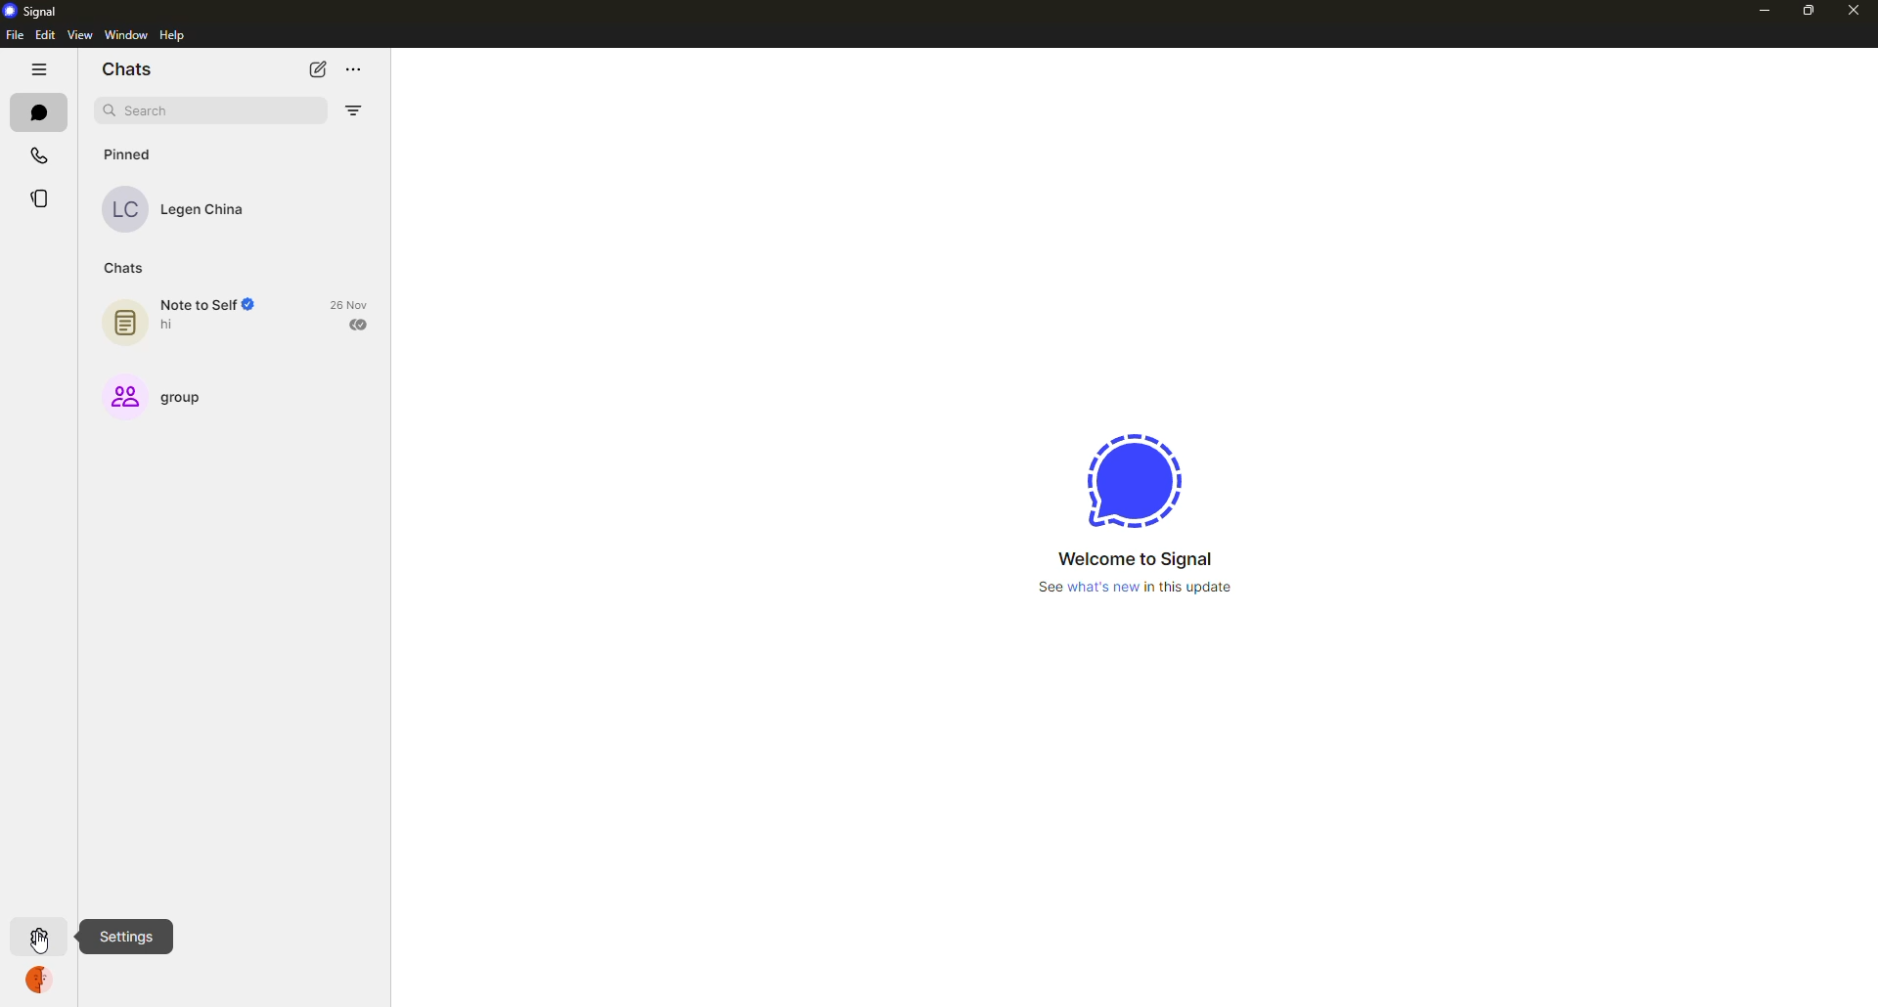 This screenshot has width=1878, height=1007. Describe the element at coordinates (33, 10) in the screenshot. I see `signal` at that location.